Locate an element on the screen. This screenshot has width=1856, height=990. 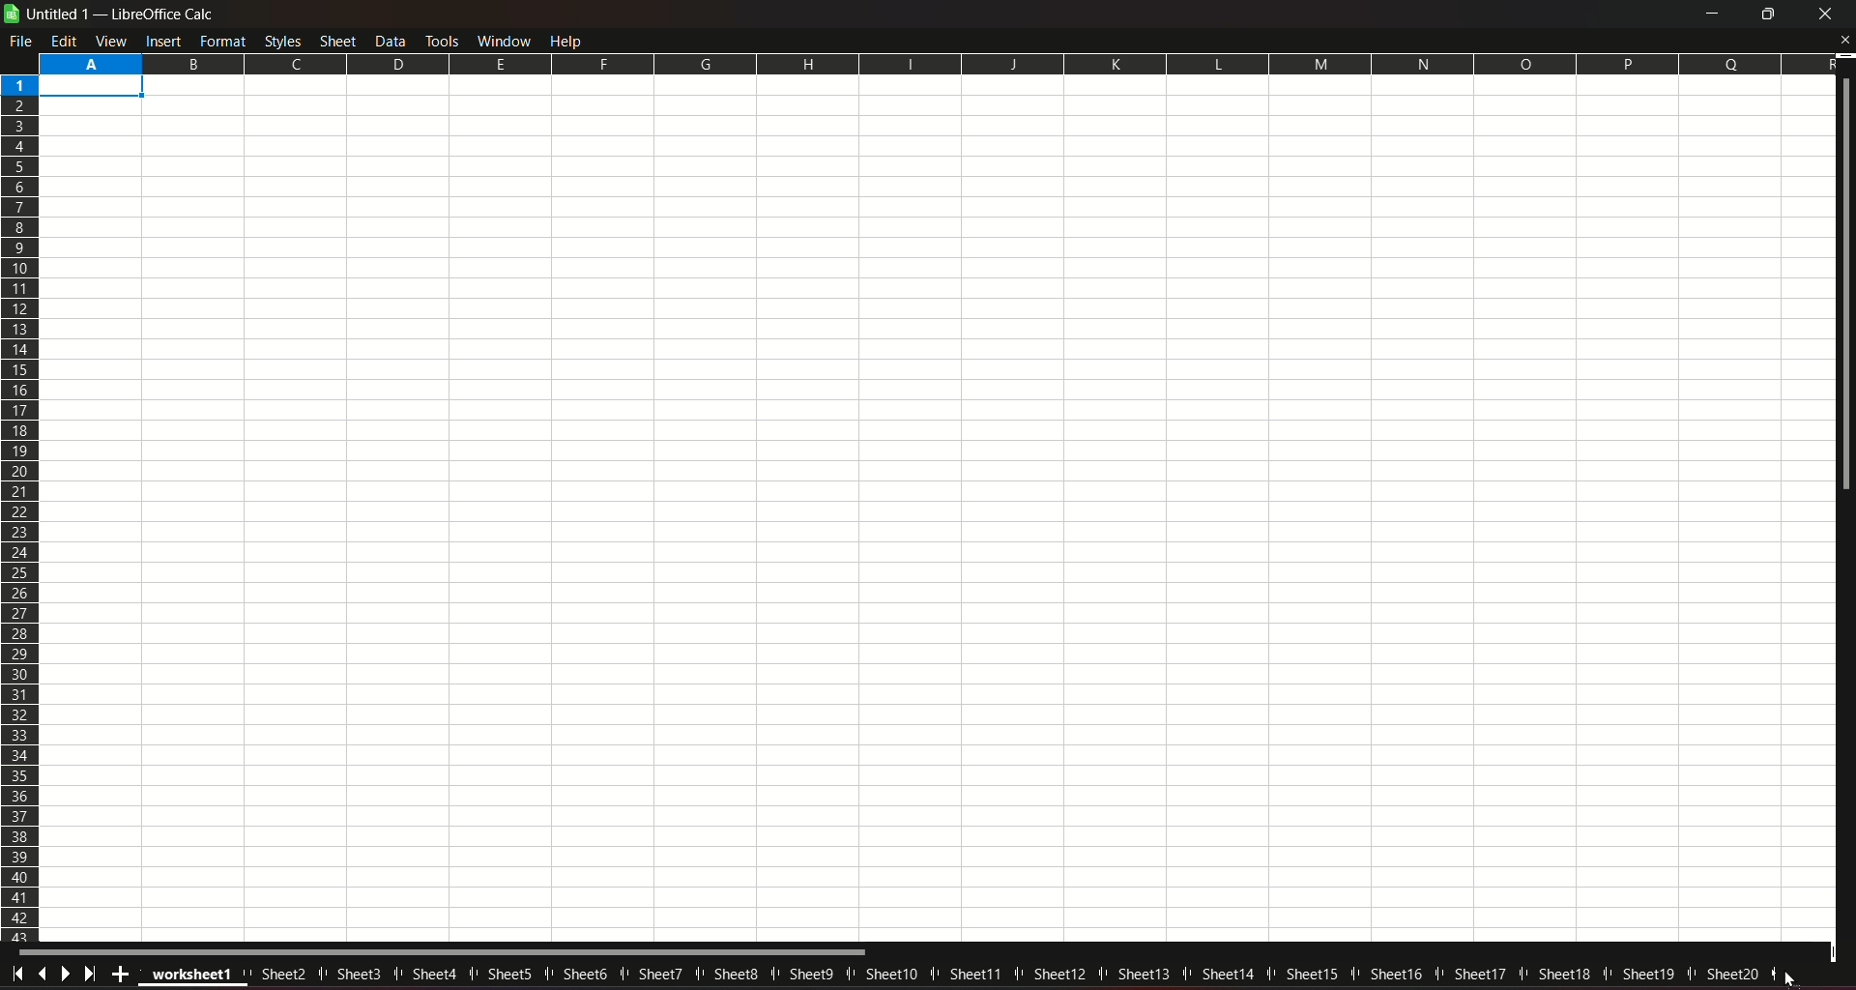
Styles is located at coordinates (282, 41).